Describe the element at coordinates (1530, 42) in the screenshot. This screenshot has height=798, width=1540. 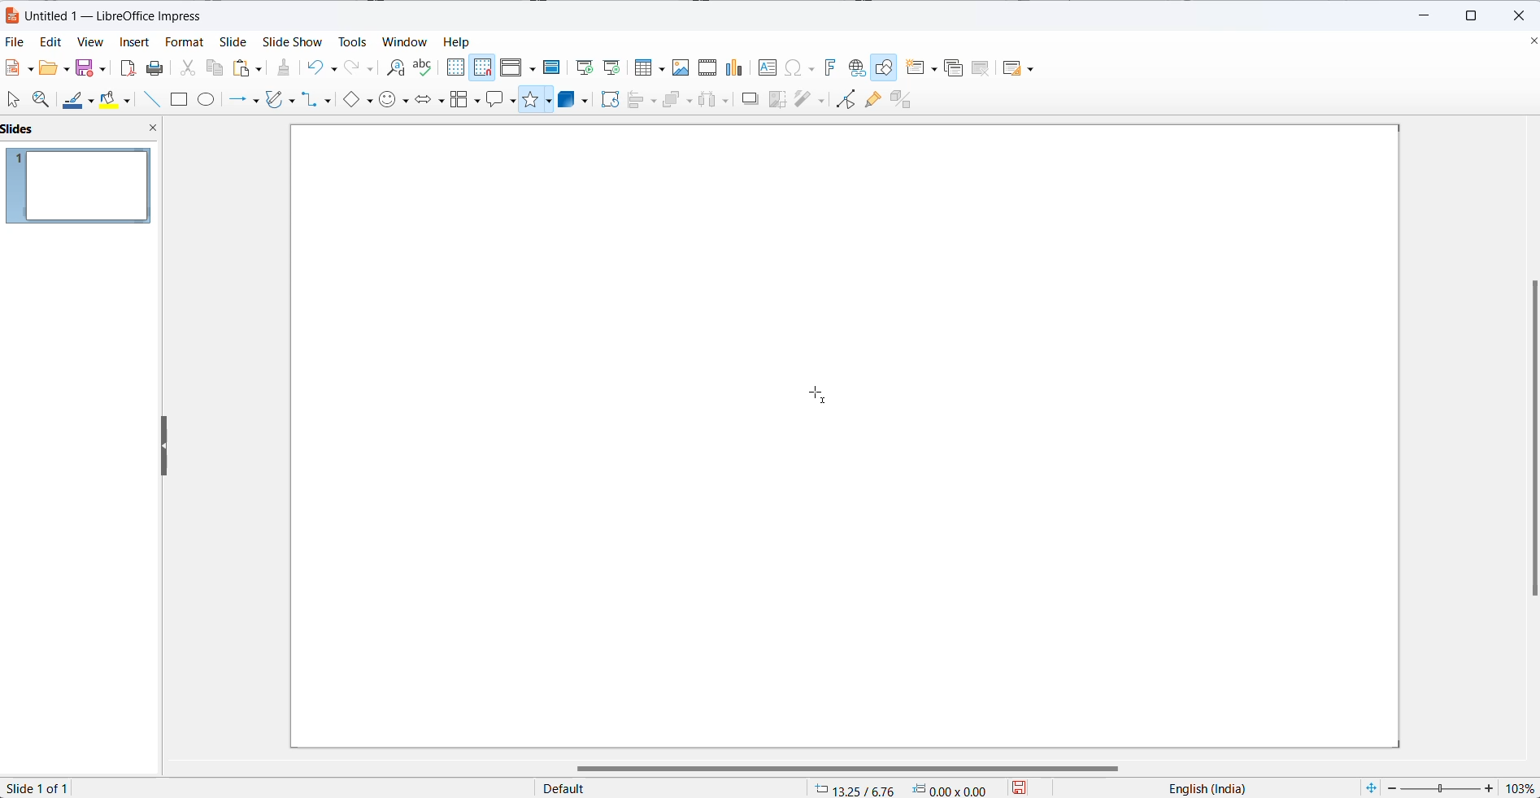
I see `close document` at that location.